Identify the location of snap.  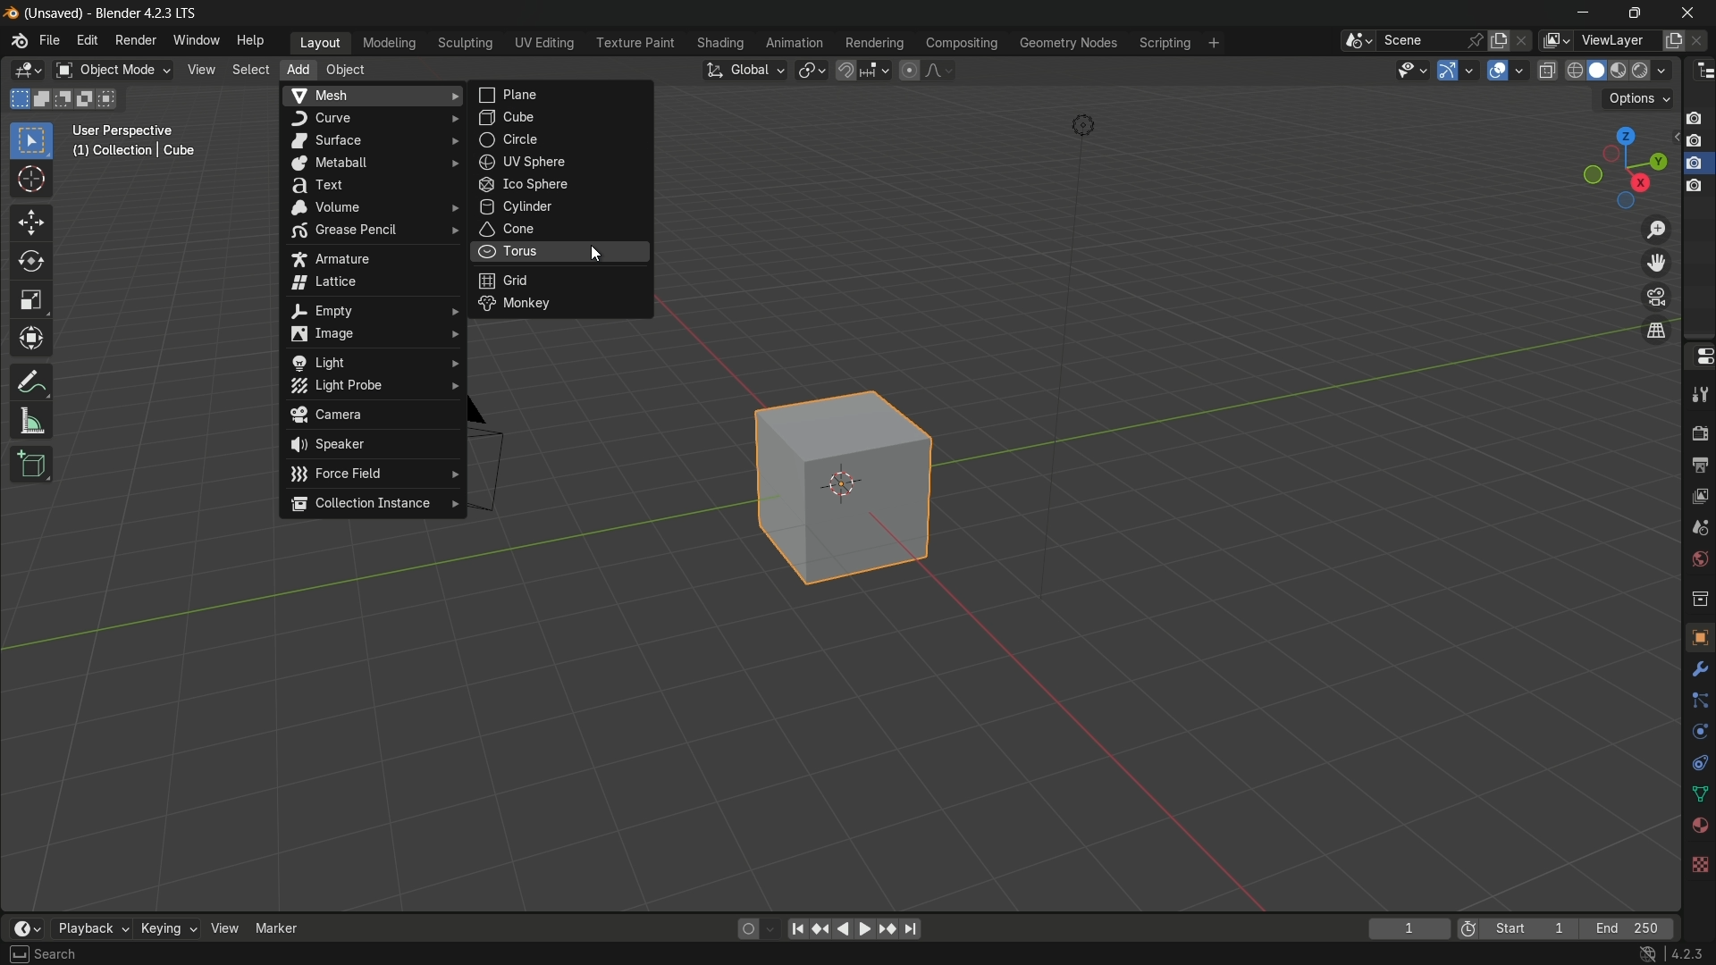
(862, 70).